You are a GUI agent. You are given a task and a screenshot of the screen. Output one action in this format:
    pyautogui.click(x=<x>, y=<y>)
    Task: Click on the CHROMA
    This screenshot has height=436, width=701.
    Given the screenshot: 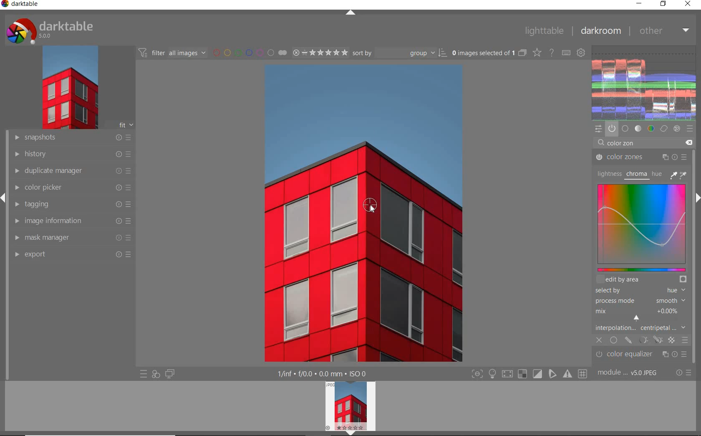 What is the action you would take?
    pyautogui.click(x=636, y=175)
    